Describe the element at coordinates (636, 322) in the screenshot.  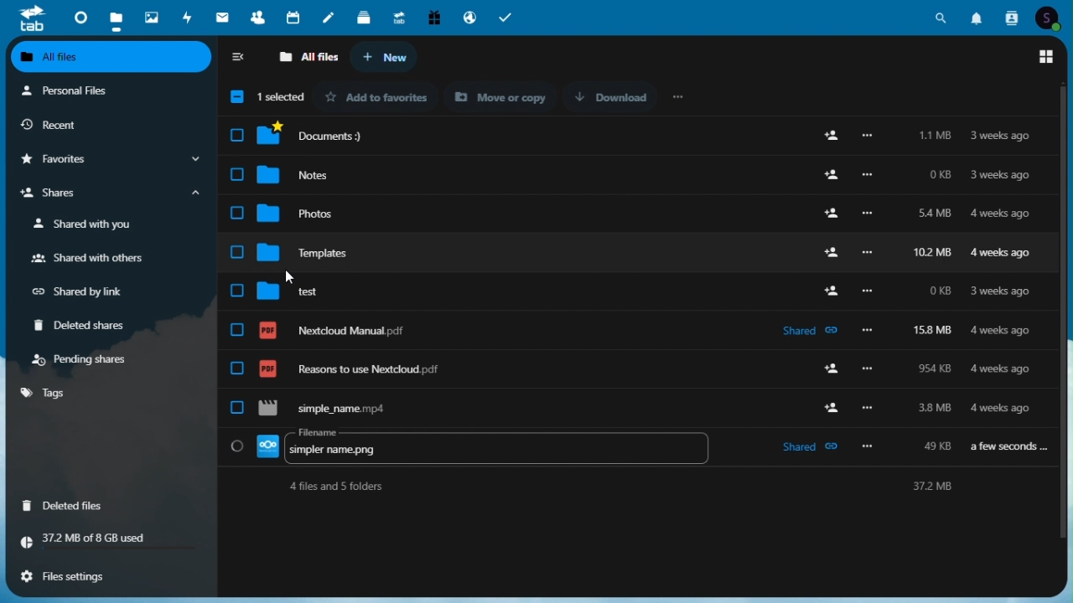
I see `NextcloudManual.pdf 158 MB 4 weeks ago` at that location.